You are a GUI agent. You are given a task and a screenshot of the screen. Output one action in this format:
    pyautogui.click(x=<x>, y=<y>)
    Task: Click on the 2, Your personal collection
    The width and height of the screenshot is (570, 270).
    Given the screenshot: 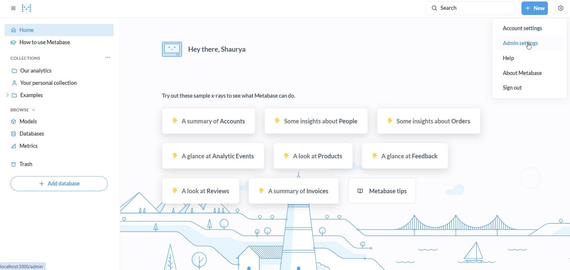 What is the action you would take?
    pyautogui.click(x=44, y=82)
    